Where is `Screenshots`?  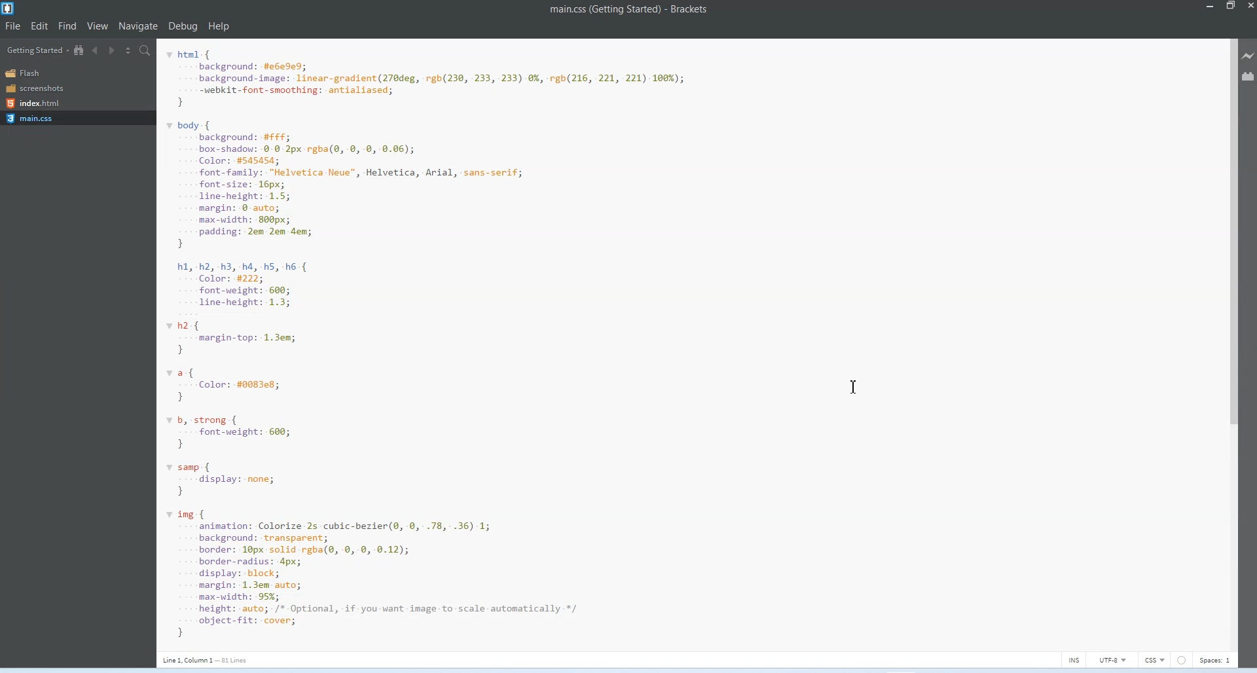 Screenshots is located at coordinates (34, 88).